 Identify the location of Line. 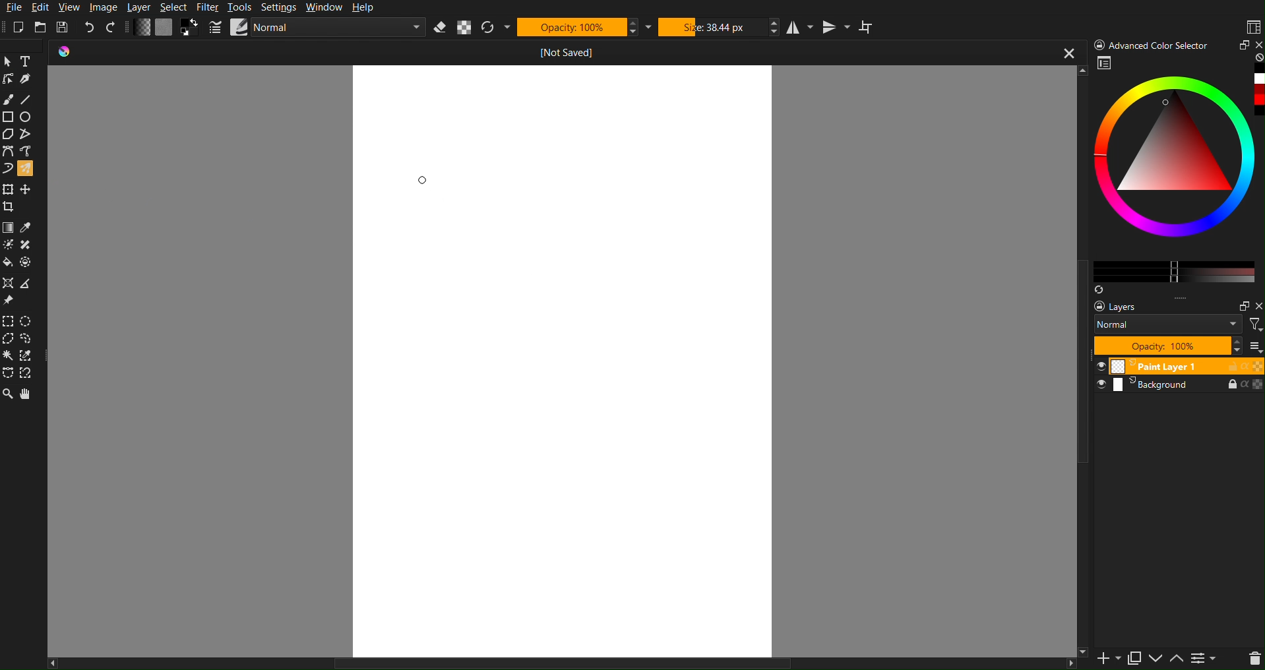
(29, 100).